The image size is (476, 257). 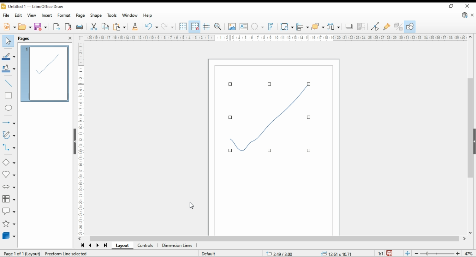 What do you see at coordinates (96, 15) in the screenshot?
I see `shape` at bounding box center [96, 15].